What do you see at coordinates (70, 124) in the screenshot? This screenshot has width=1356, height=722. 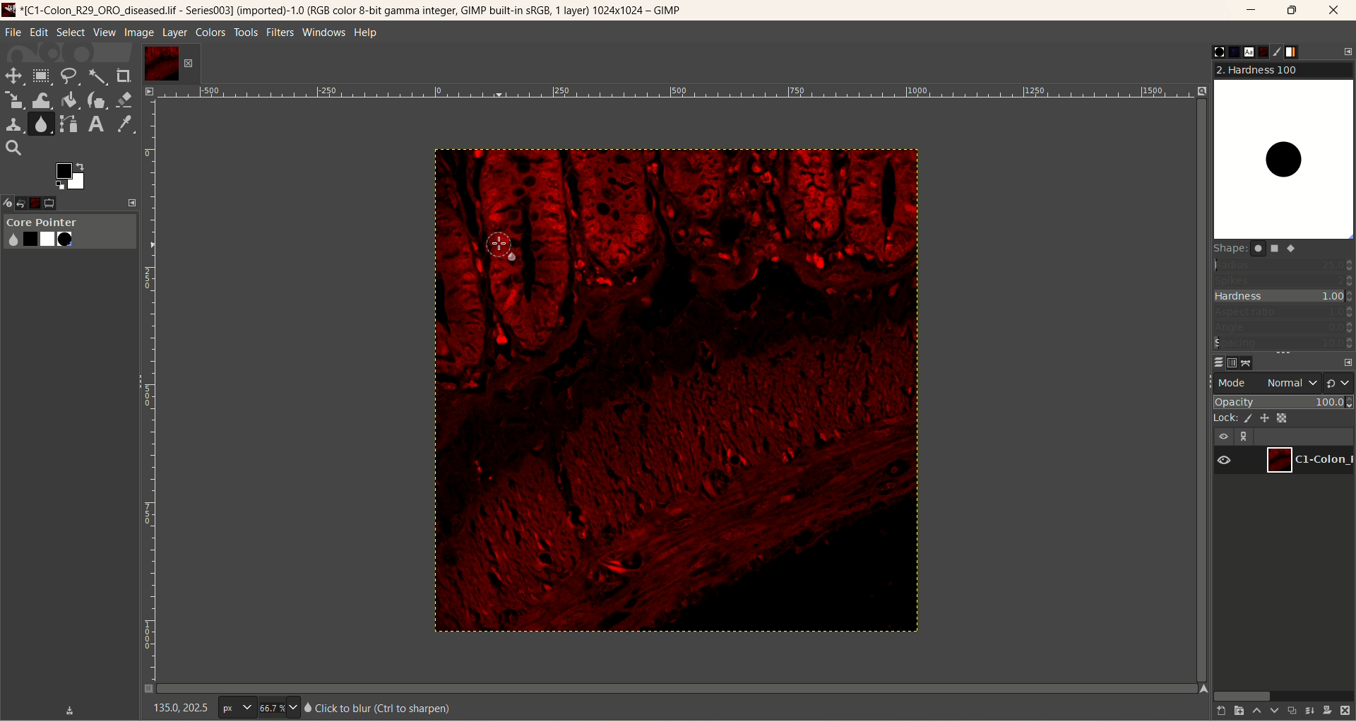 I see `path tool` at bounding box center [70, 124].